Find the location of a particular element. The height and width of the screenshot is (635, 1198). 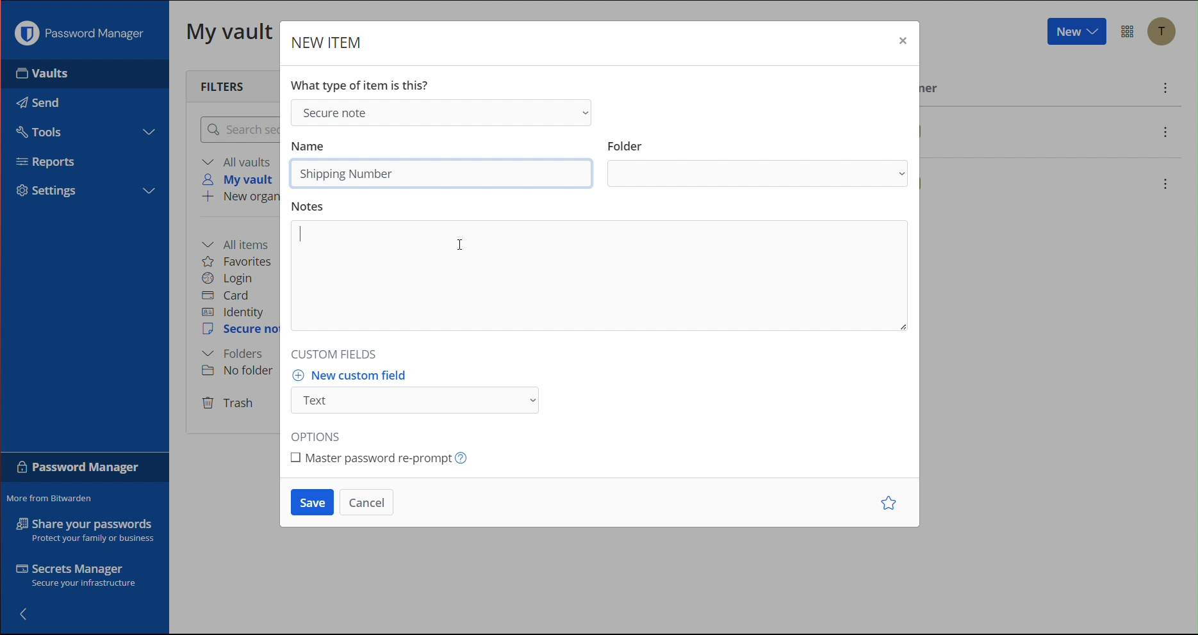

New organization is located at coordinates (242, 197).